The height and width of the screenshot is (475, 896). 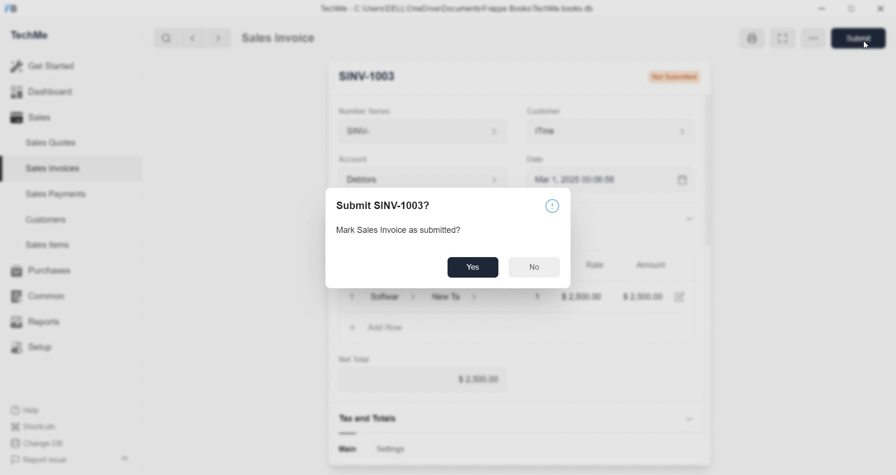 I want to click on Yes, so click(x=474, y=265).